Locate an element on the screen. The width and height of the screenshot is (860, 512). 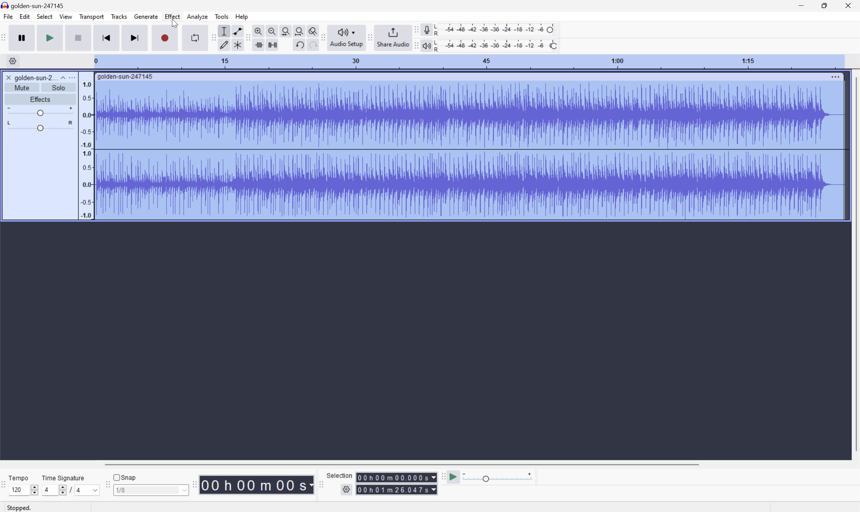
golden-sun-247145 is located at coordinates (35, 5).